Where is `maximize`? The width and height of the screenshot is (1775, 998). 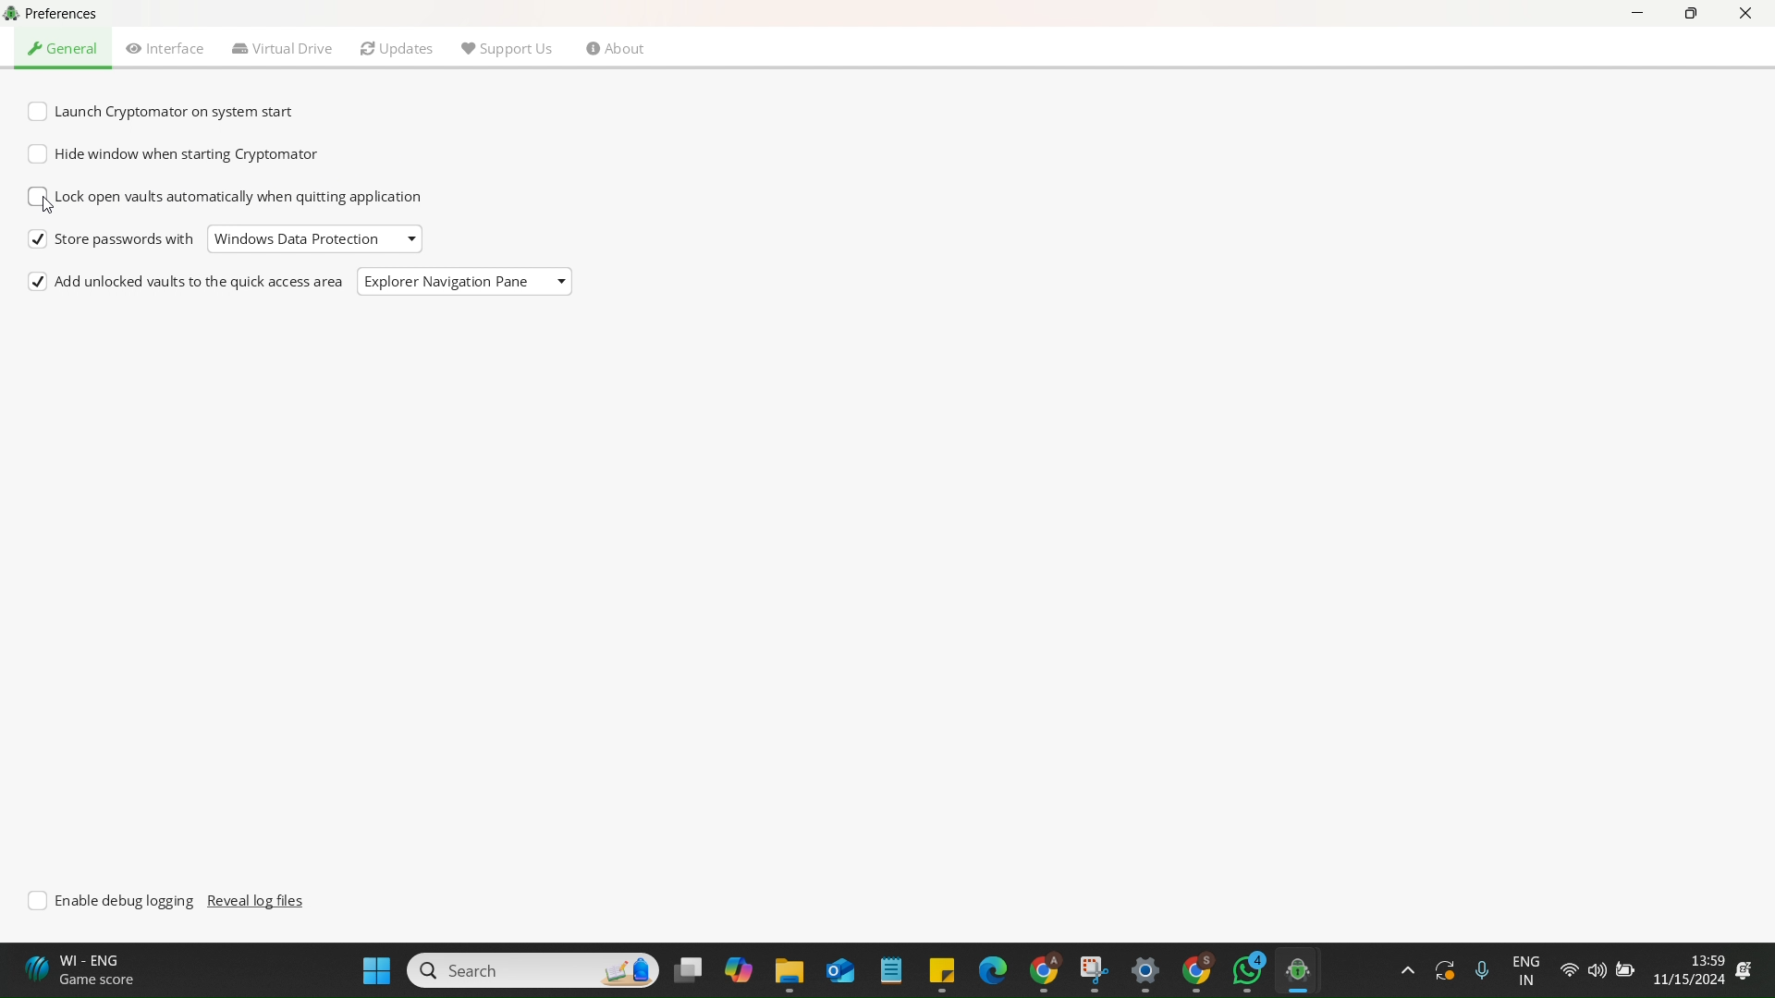 maximize is located at coordinates (1691, 16).